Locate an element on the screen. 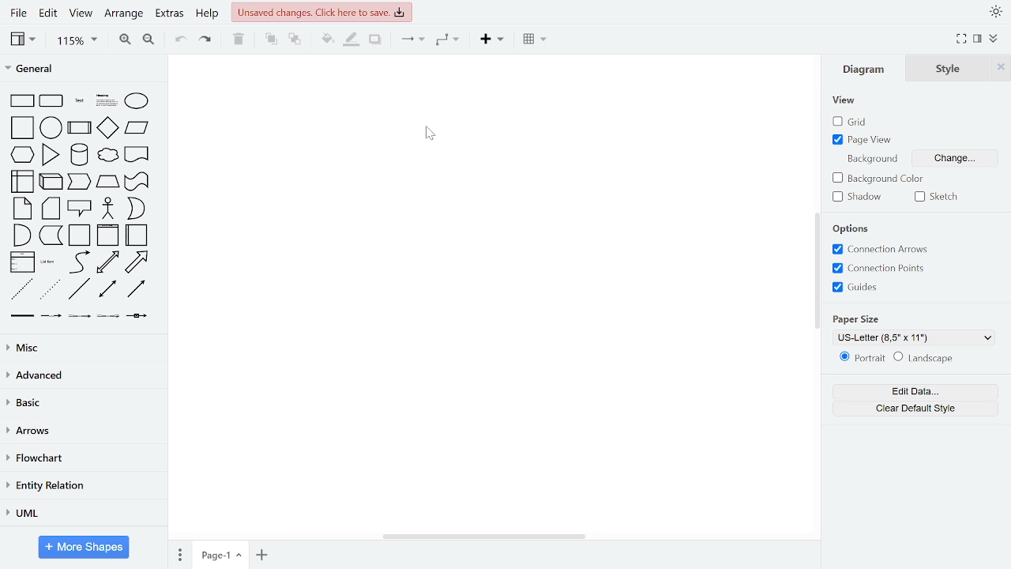  triangle is located at coordinates (51, 154).